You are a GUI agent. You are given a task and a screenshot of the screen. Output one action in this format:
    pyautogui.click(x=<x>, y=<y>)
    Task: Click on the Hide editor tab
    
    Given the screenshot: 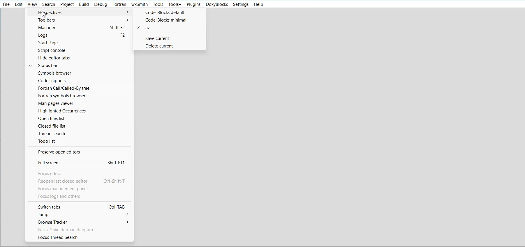 What is the action you would take?
    pyautogui.click(x=80, y=58)
    